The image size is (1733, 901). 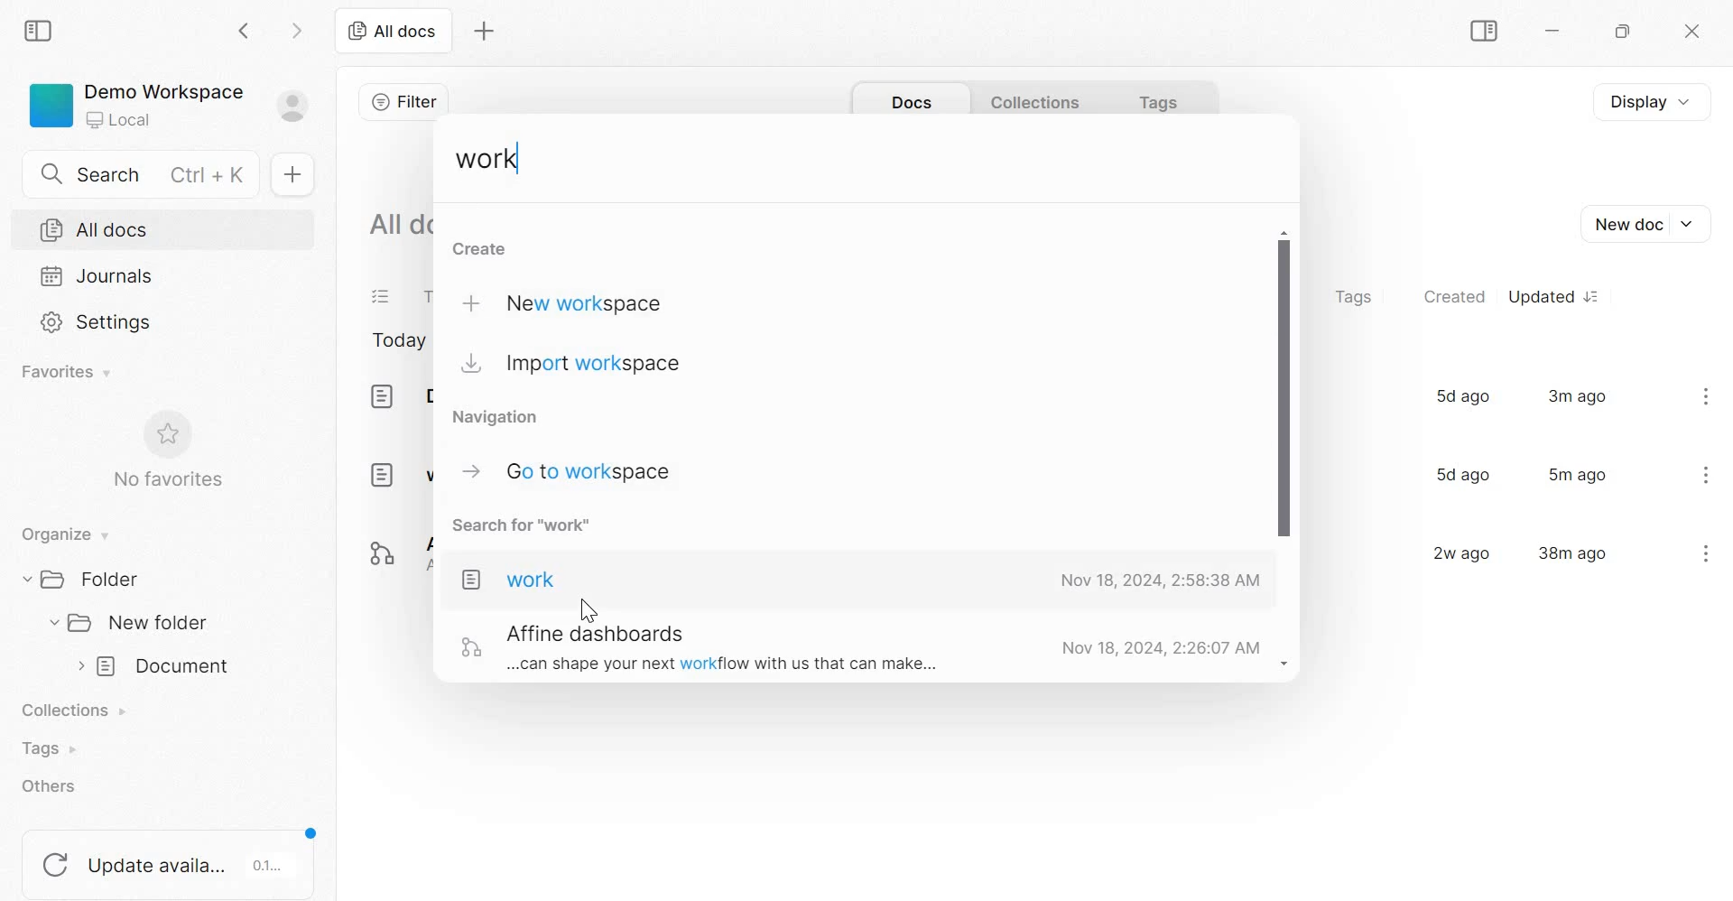 What do you see at coordinates (1572, 552) in the screenshot?
I see `38m ago` at bounding box center [1572, 552].